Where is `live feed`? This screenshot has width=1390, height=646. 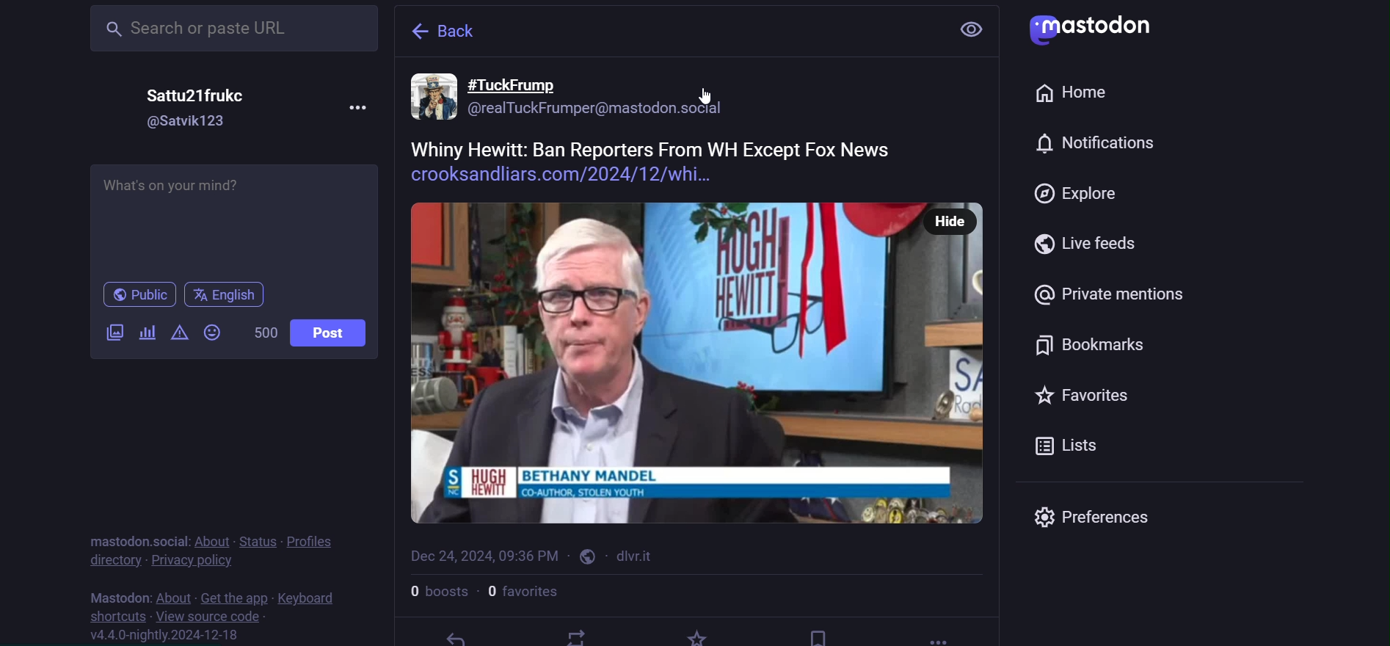 live feed is located at coordinates (1088, 246).